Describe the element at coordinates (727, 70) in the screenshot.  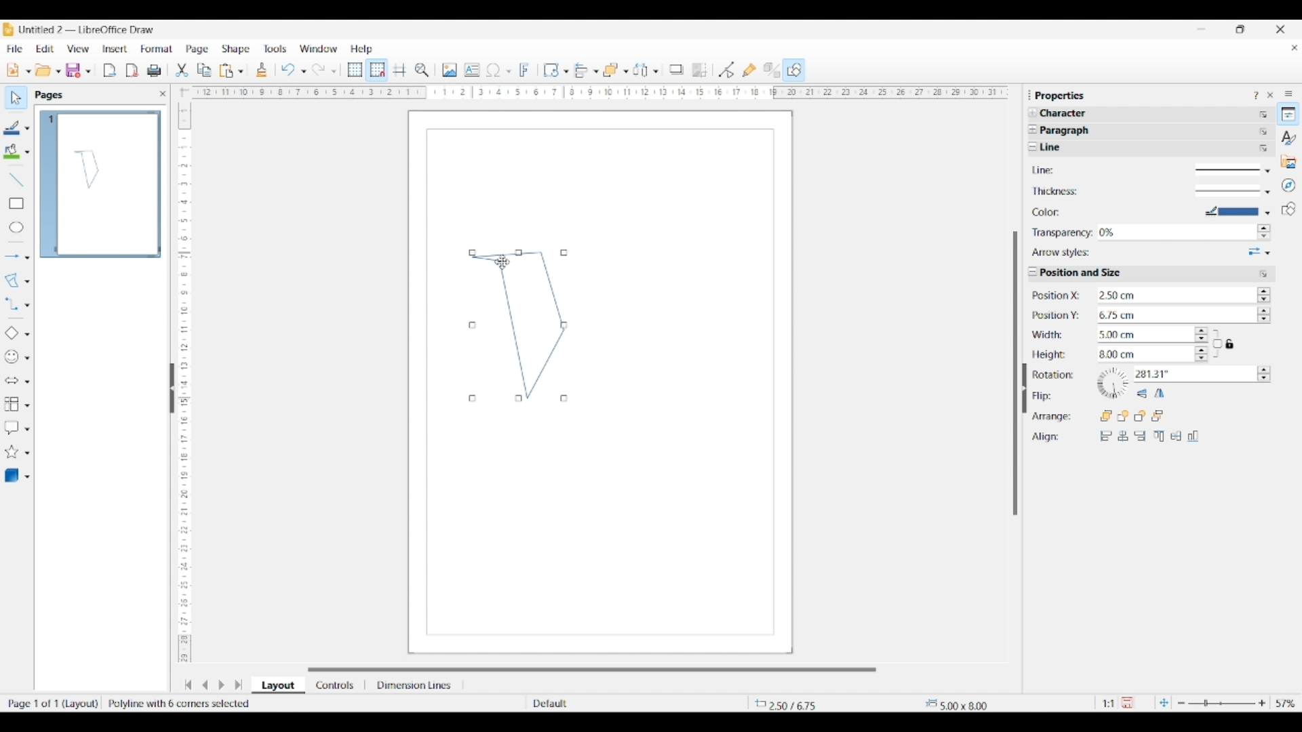
I see `Toggle point edit mode` at that location.